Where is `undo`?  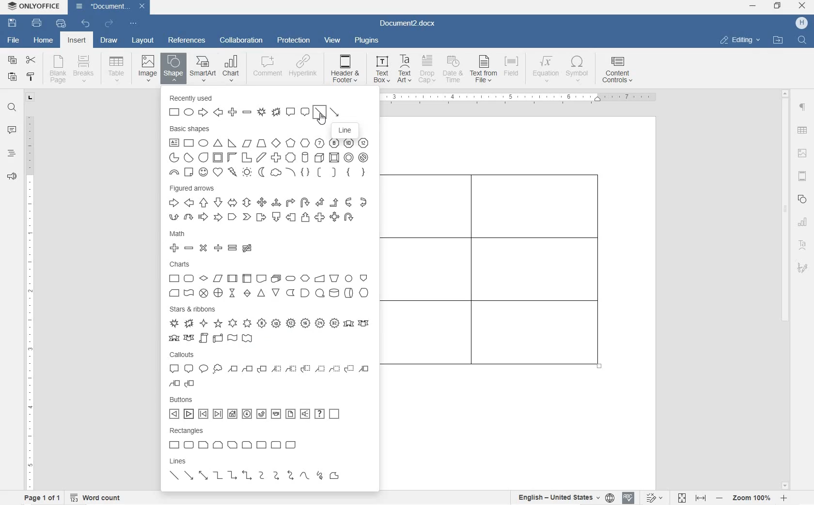
undo is located at coordinates (85, 24).